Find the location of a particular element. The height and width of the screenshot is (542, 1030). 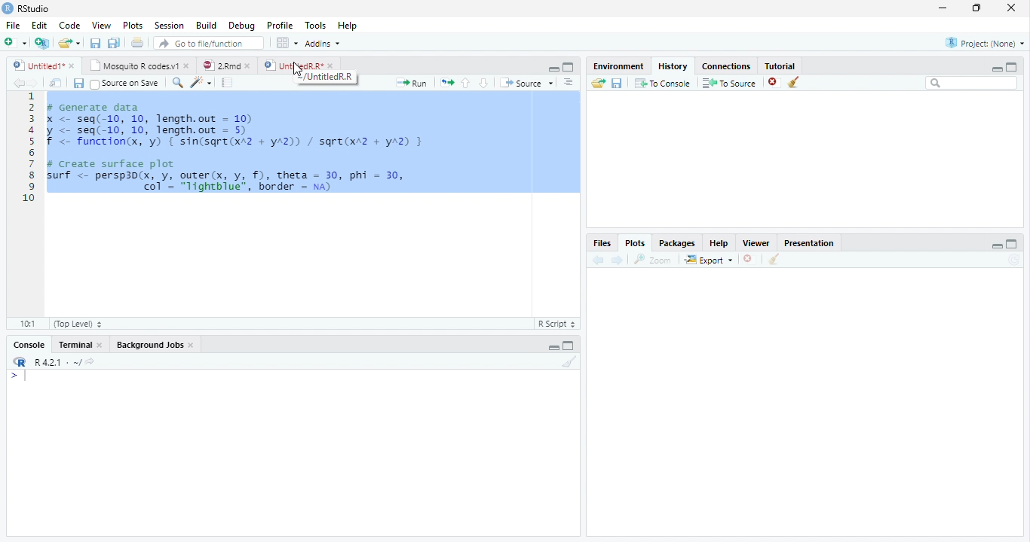

close is located at coordinates (248, 66).